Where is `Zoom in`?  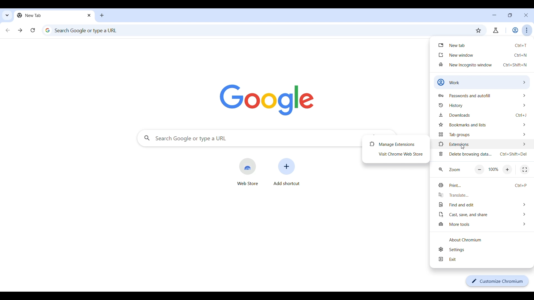 Zoom in is located at coordinates (508, 170).